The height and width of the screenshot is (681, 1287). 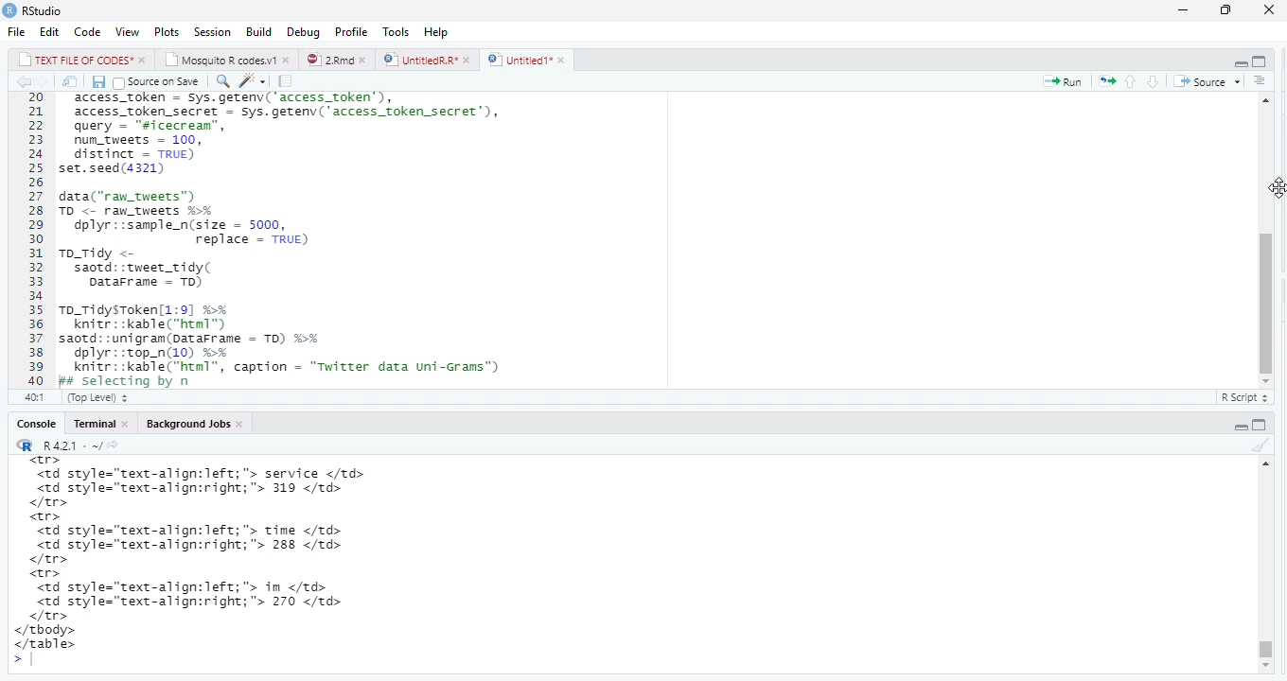 I want to click on © 2”md, so click(x=338, y=61).